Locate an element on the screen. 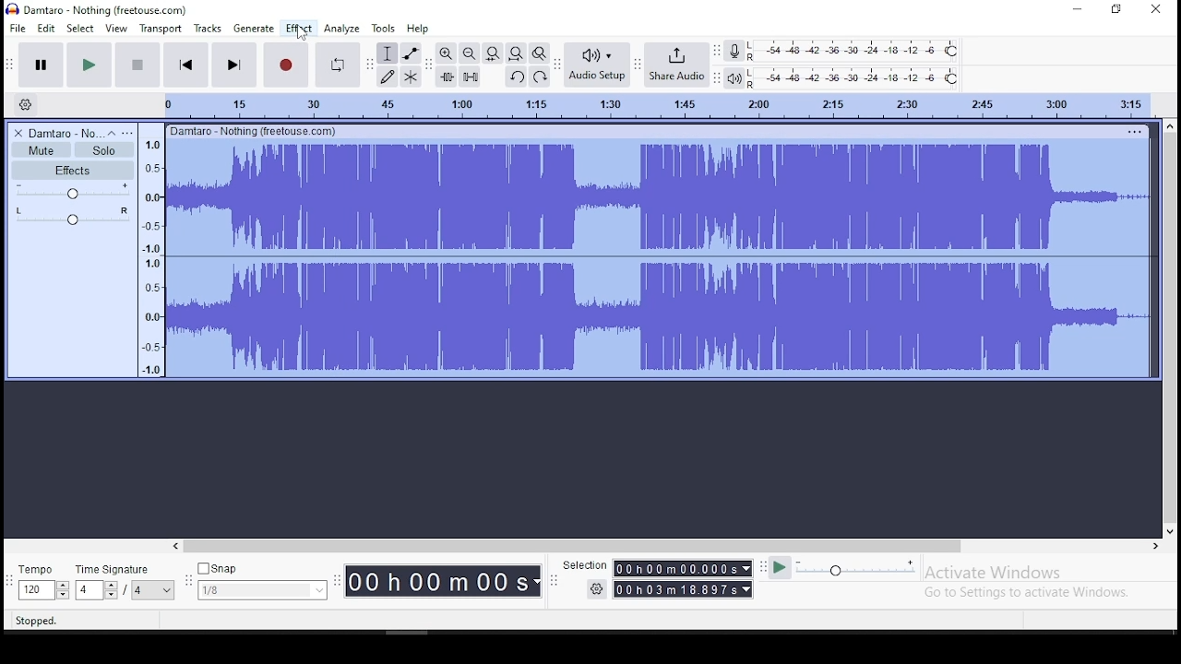 This screenshot has width=1181, height=664. pause is located at coordinates (42, 64).